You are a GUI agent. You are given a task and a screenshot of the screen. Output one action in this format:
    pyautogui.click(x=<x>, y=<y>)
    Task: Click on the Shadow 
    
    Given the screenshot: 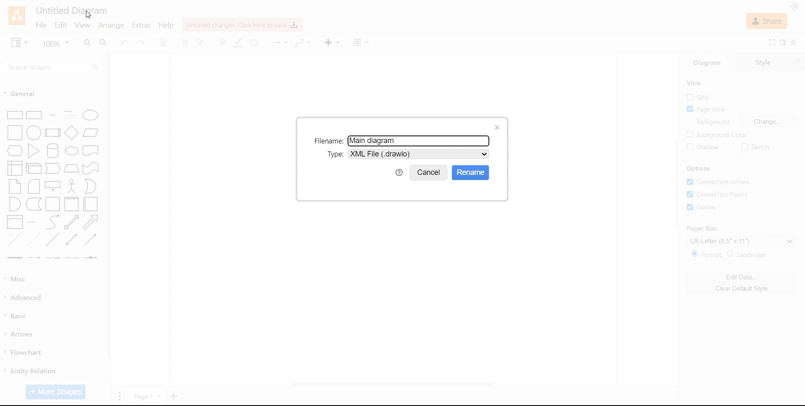 What is the action you would take?
    pyautogui.click(x=256, y=43)
    